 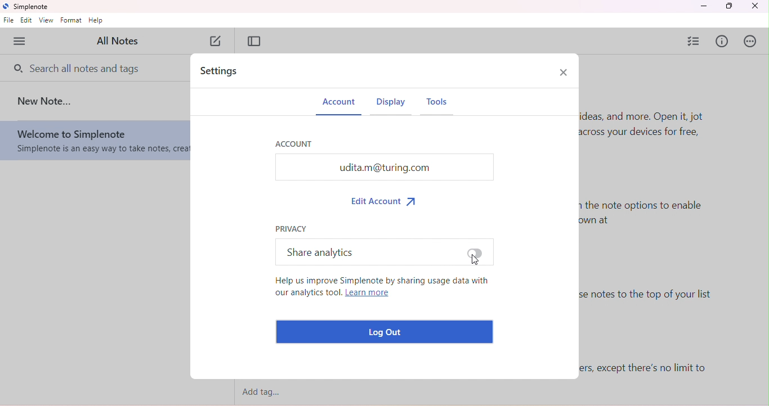 I want to click on settings, so click(x=223, y=72).